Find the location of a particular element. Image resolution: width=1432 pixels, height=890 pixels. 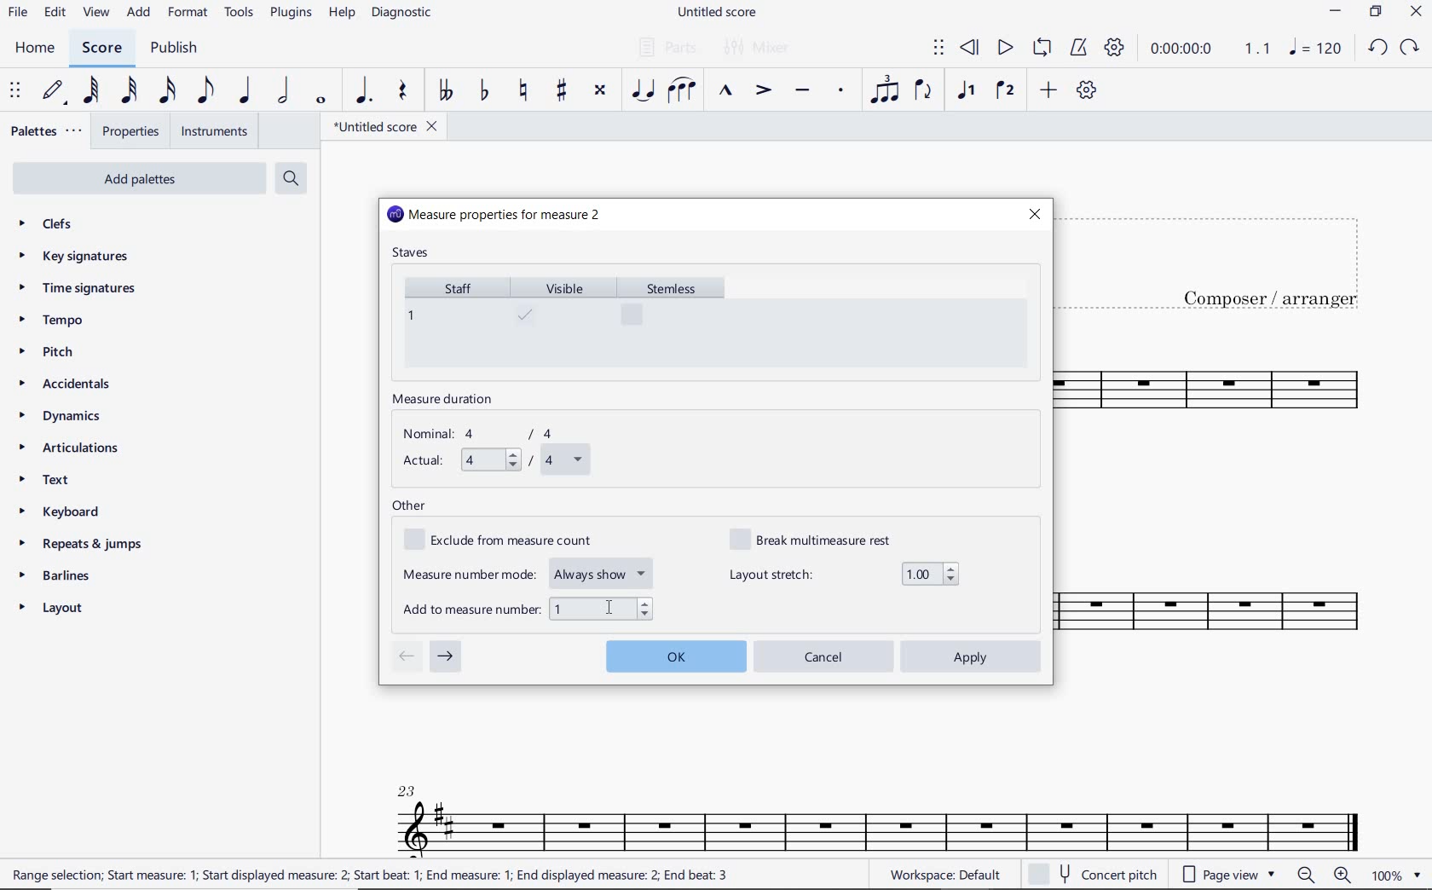

staves is located at coordinates (413, 254).